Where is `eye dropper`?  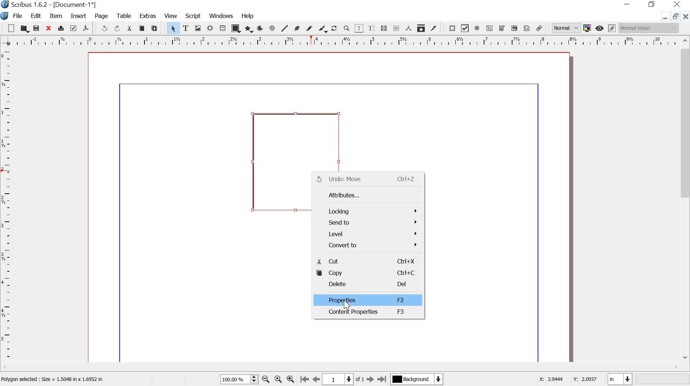
eye dropper is located at coordinates (434, 29).